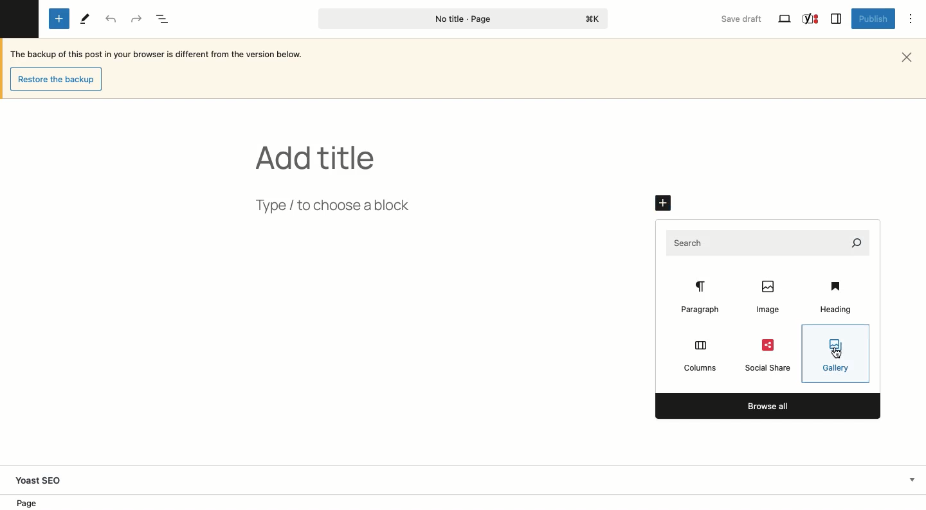 This screenshot has width=926, height=510. I want to click on Restore the backup, so click(57, 79).